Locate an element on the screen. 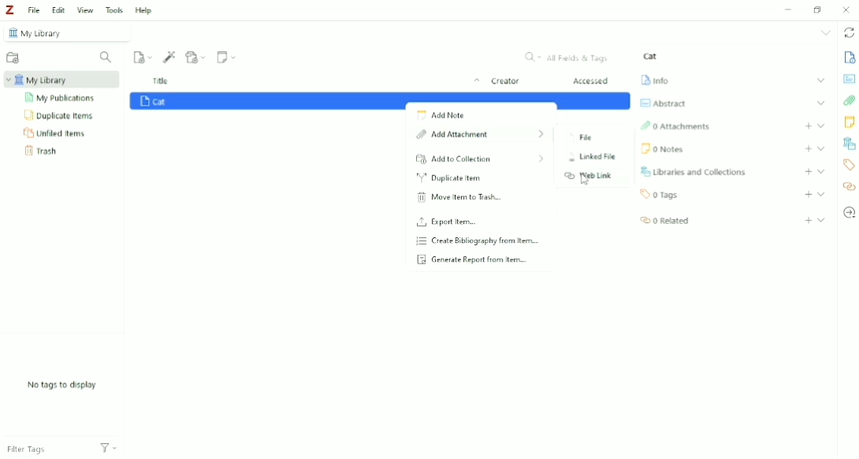 The width and height of the screenshot is (859, 459). Add is located at coordinates (808, 171).